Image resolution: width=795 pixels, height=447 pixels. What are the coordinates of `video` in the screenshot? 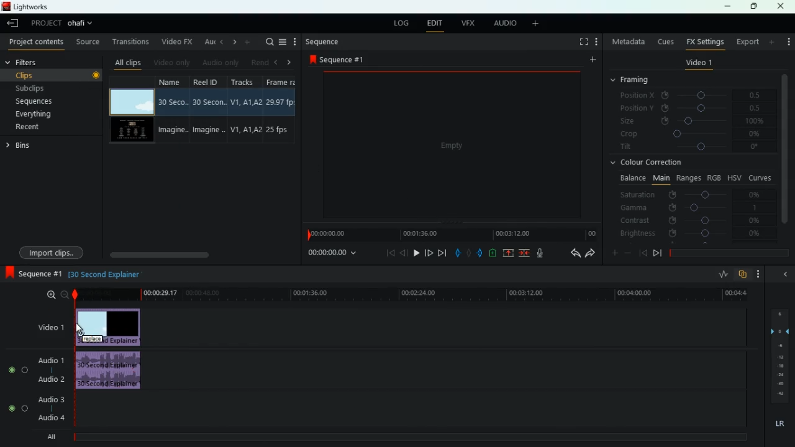 It's located at (130, 131).